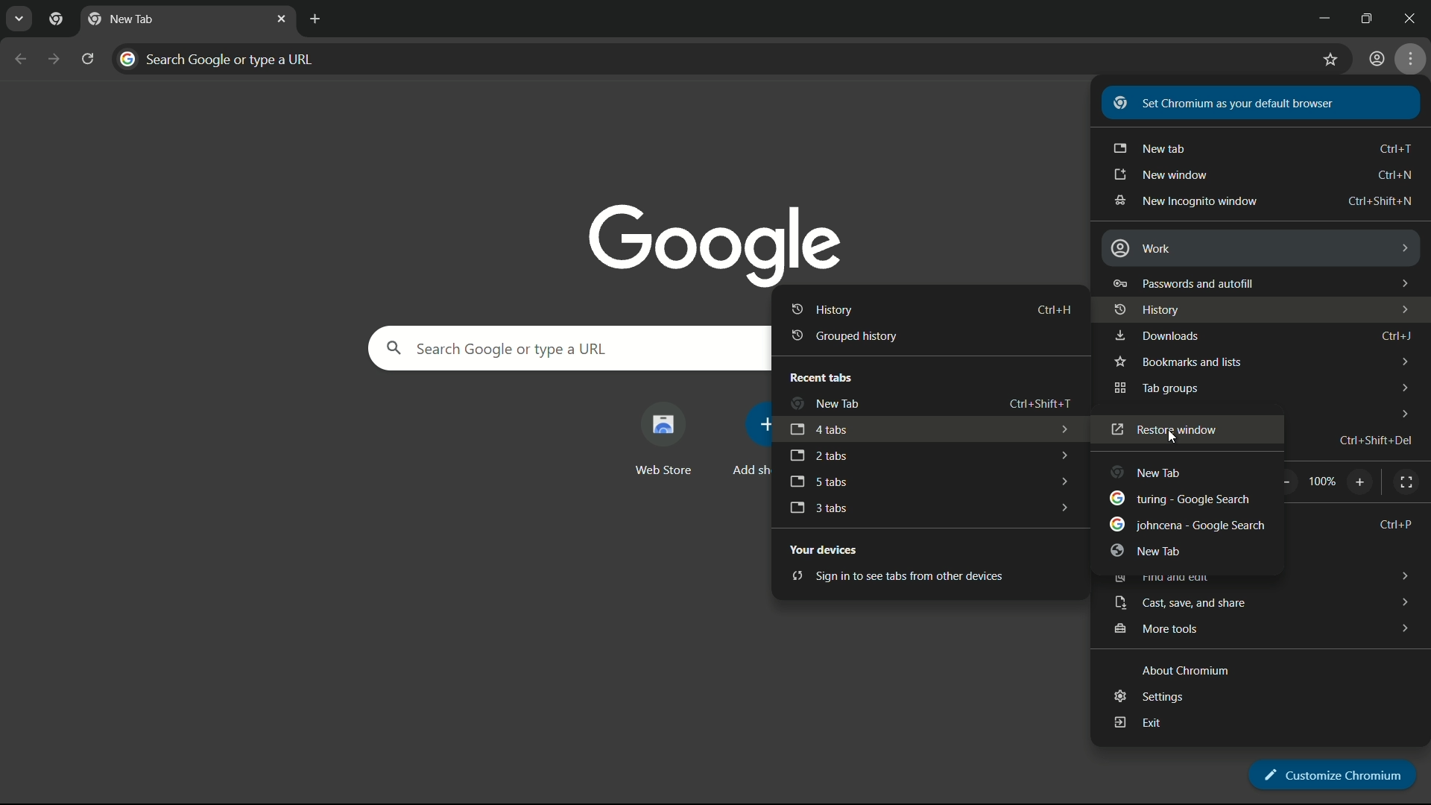 This screenshot has width=1431, height=805. I want to click on Ctrl + J, so click(1398, 336).